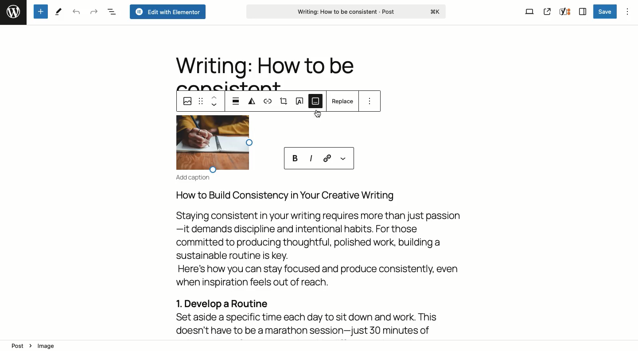  What do you see at coordinates (253, 101) in the screenshot?
I see `Duotone filter` at bounding box center [253, 101].